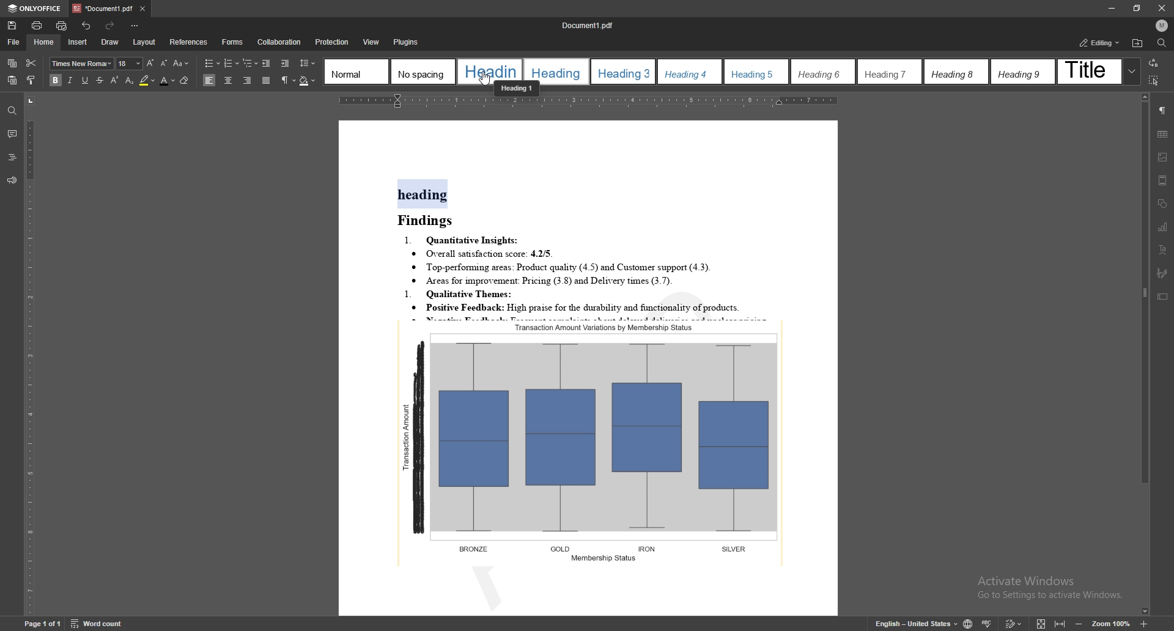 The width and height of the screenshot is (1174, 631). Describe the element at coordinates (185, 80) in the screenshot. I see `eraser` at that location.